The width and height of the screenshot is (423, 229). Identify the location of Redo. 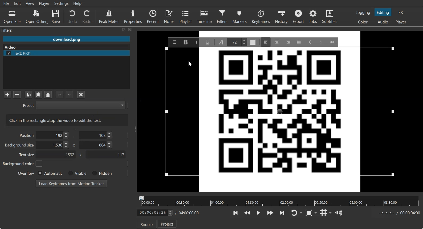
(87, 17).